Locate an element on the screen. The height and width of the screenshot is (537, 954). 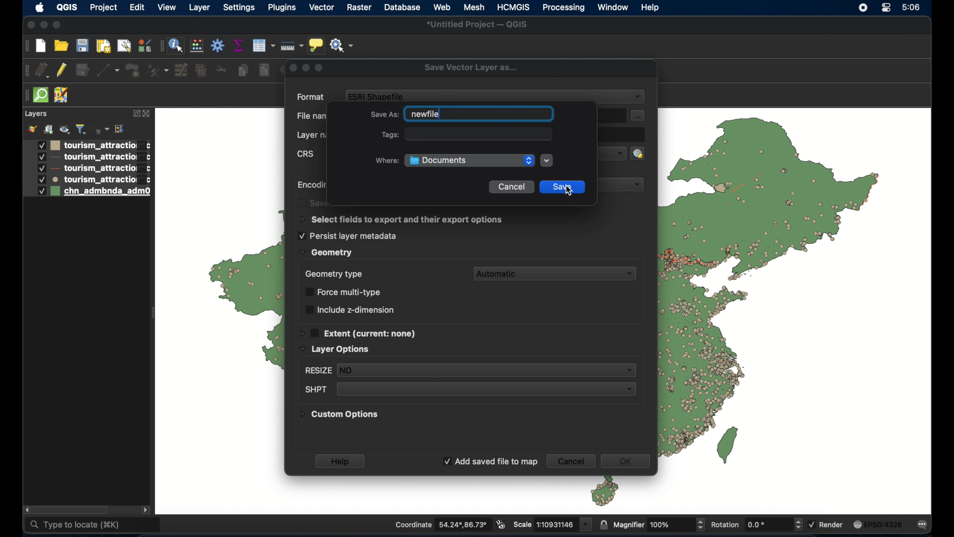
drag handle is located at coordinates (25, 71).